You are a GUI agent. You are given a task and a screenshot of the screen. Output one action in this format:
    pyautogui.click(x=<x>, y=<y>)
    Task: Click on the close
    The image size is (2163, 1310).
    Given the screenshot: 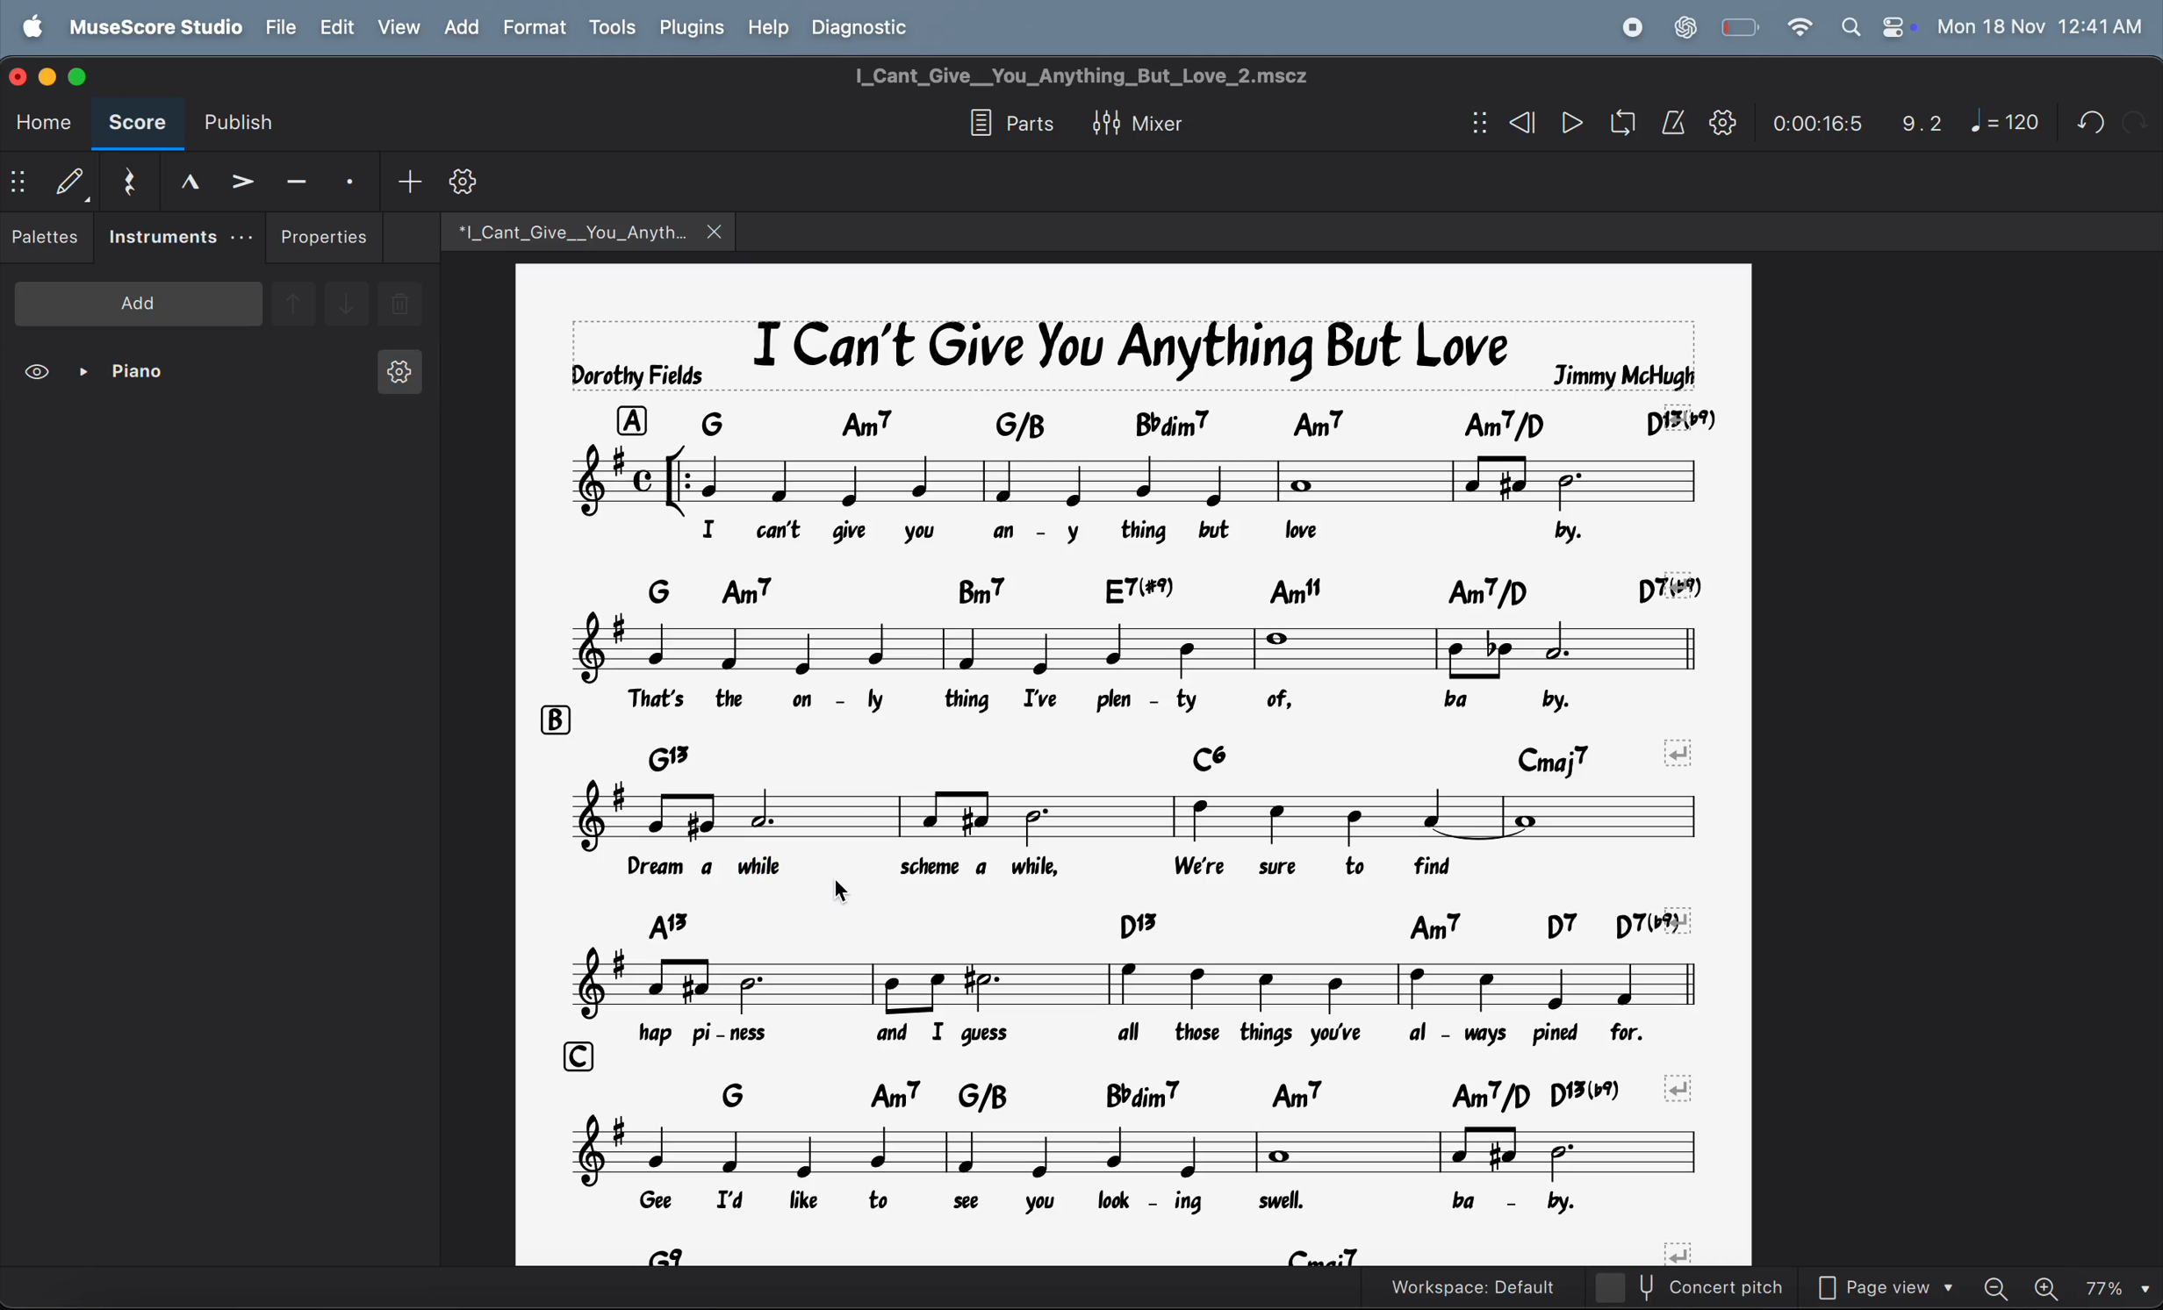 What is the action you would take?
    pyautogui.click(x=719, y=231)
    